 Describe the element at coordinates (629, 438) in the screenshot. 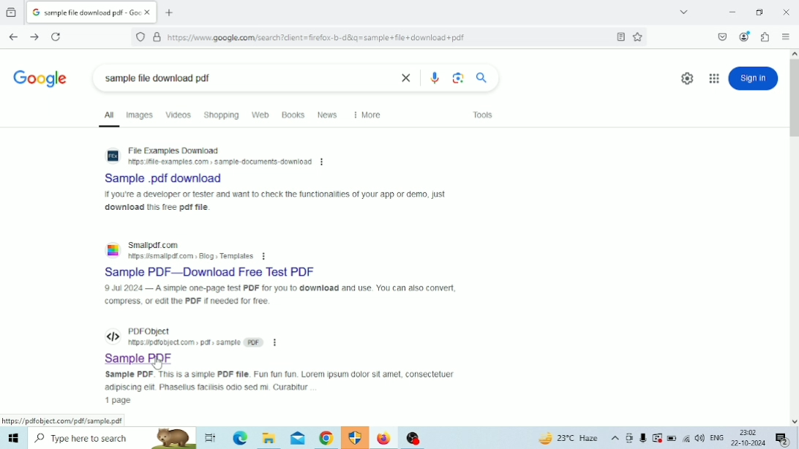

I see `Meet Now` at that location.